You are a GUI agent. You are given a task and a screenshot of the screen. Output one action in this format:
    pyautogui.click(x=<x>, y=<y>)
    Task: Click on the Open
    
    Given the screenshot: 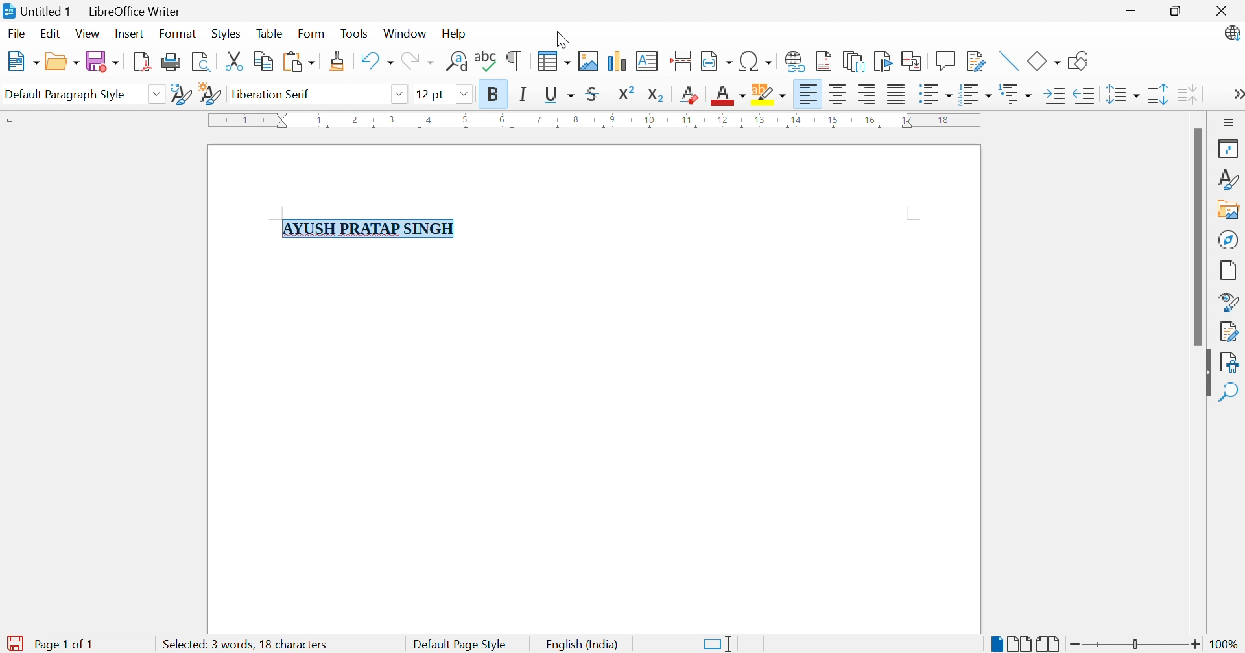 What is the action you would take?
    pyautogui.click(x=64, y=62)
    